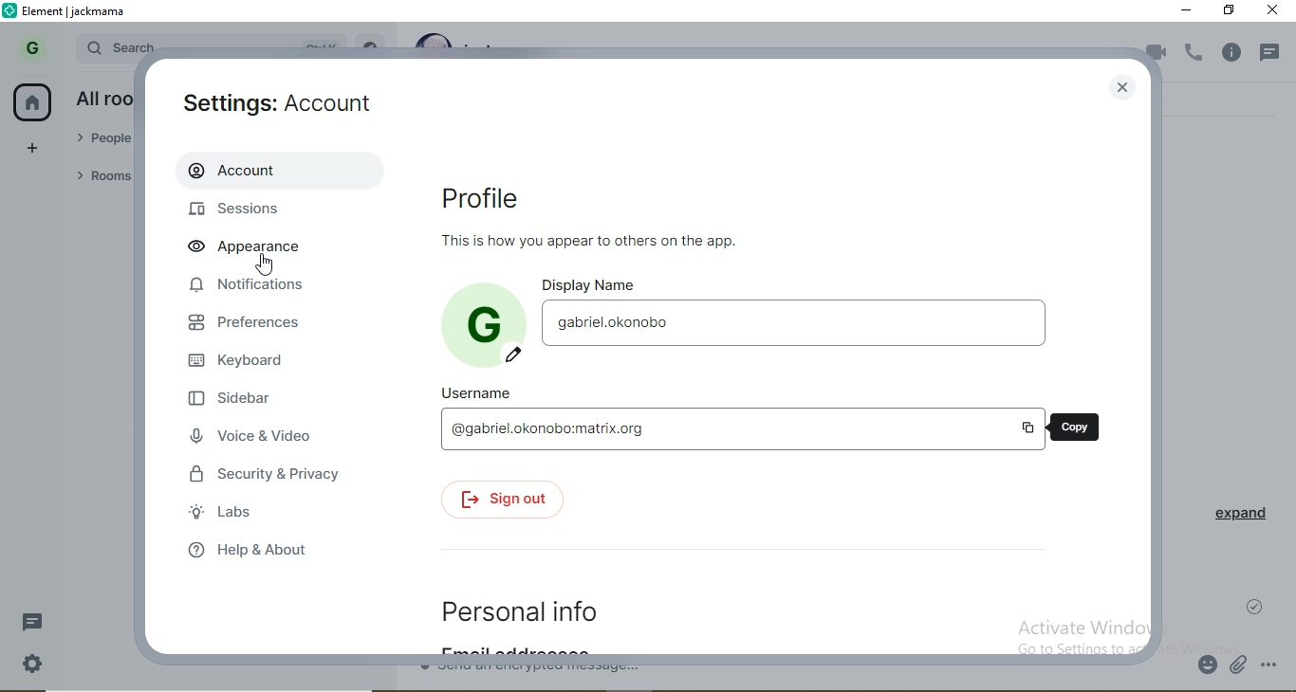 Image resolution: width=1296 pixels, height=692 pixels. Describe the element at coordinates (100, 177) in the screenshot. I see `rooms` at that location.